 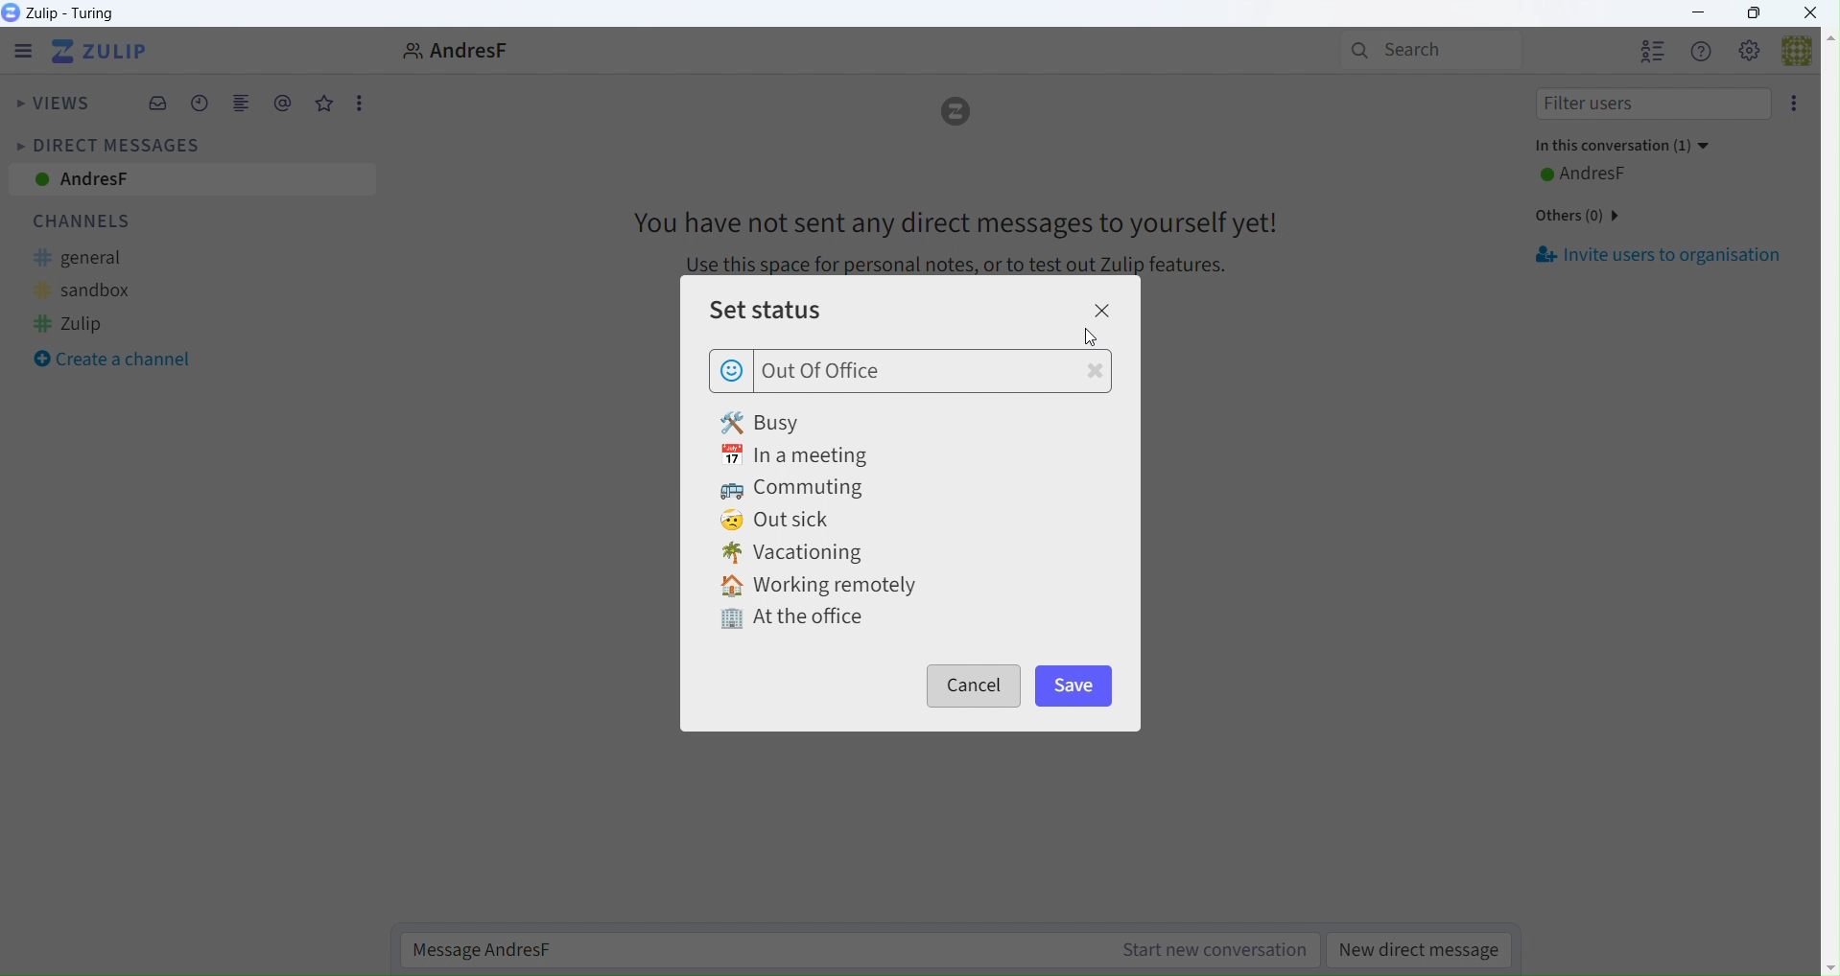 What do you see at coordinates (949, 231) in the screenshot?
I see `Message` at bounding box center [949, 231].